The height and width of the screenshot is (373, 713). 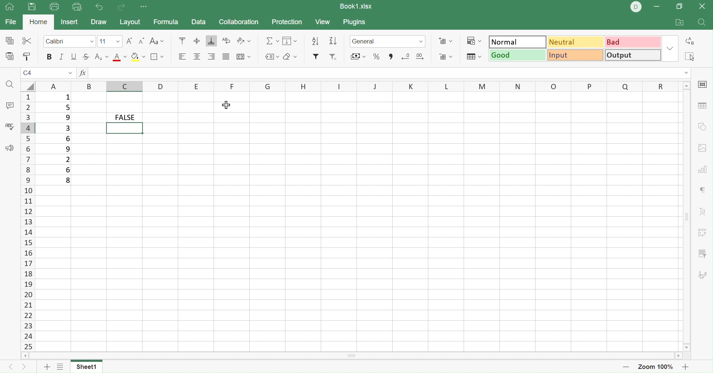 I want to click on Scroll right, so click(x=679, y=355).